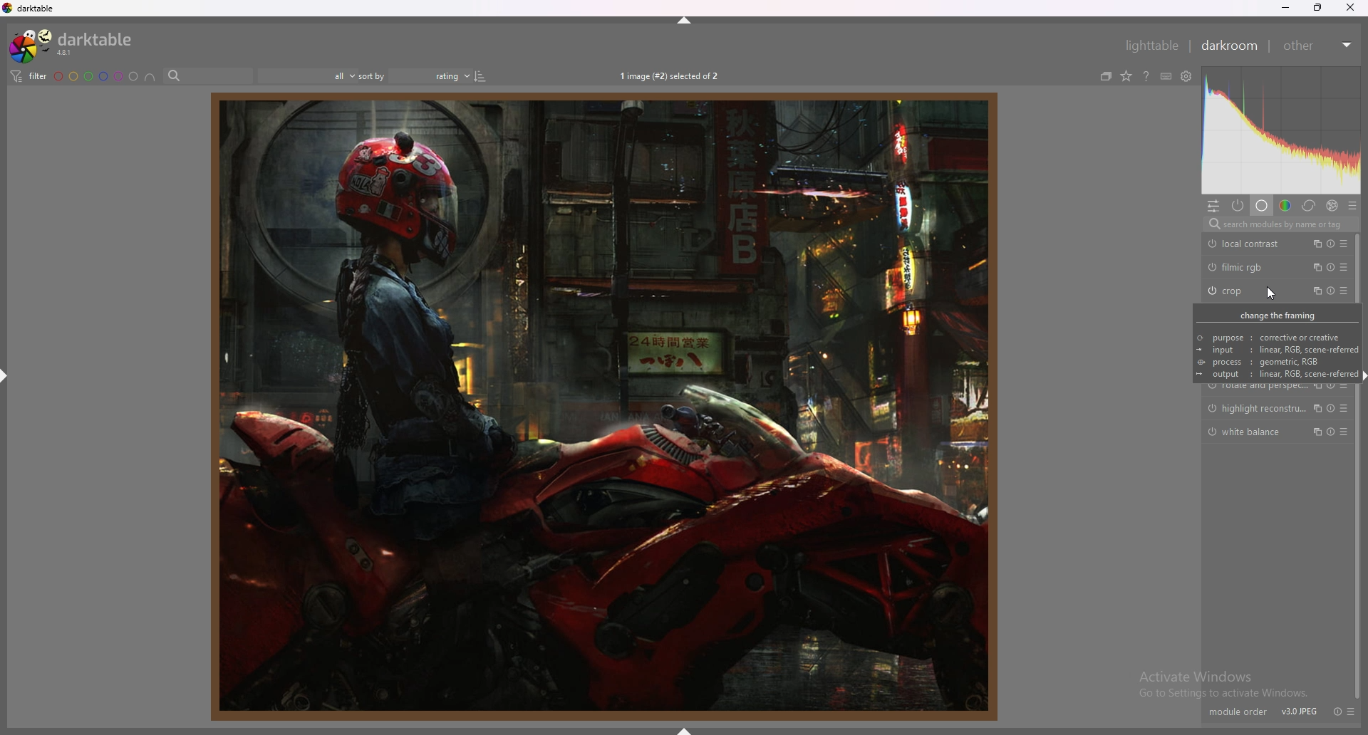 The image size is (1368, 735). What do you see at coordinates (1344, 290) in the screenshot?
I see `presets` at bounding box center [1344, 290].